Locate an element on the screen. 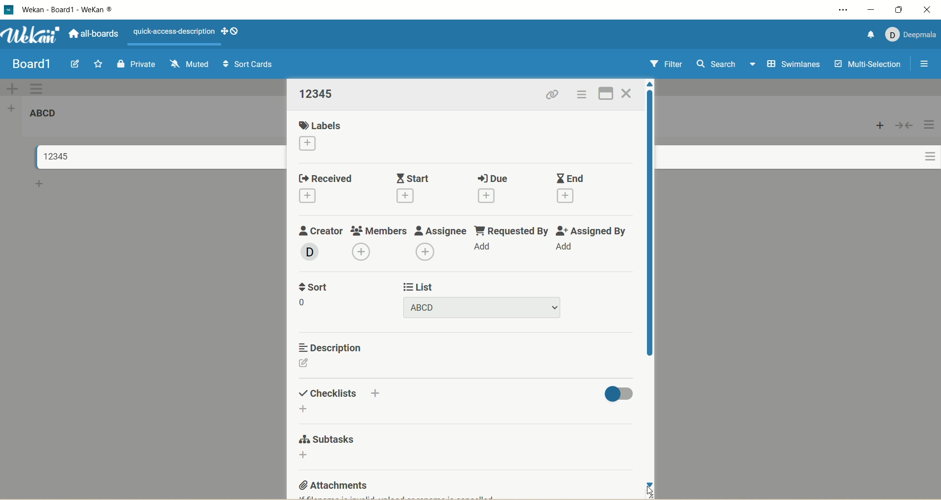 The height and width of the screenshot is (500, 941). open/close sidebar is located at coordinates (923, 65).